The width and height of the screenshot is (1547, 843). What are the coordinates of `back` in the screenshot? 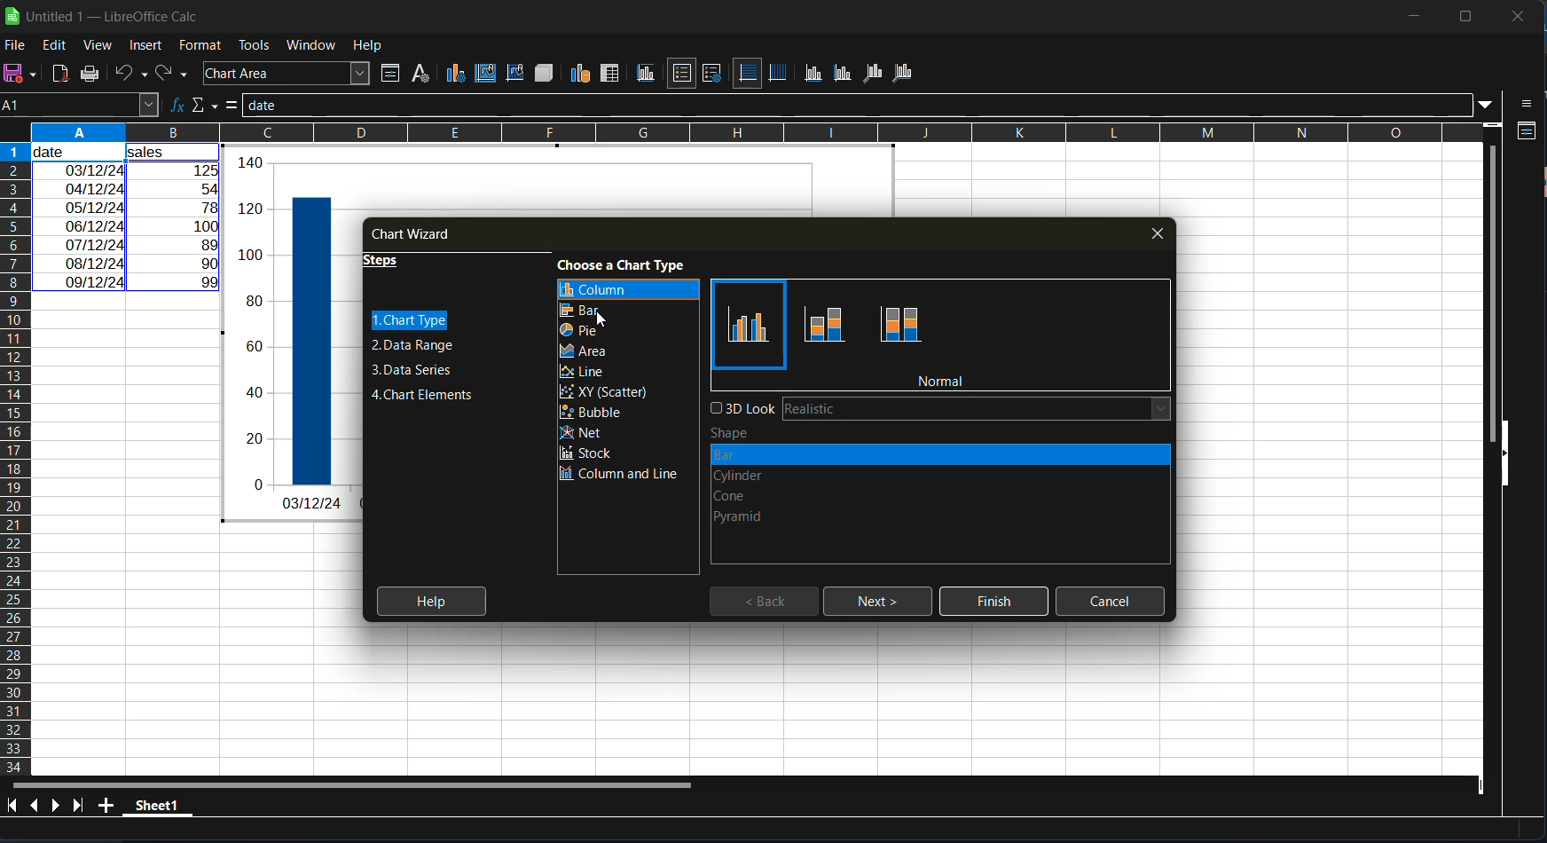 It's located at (772, 602).